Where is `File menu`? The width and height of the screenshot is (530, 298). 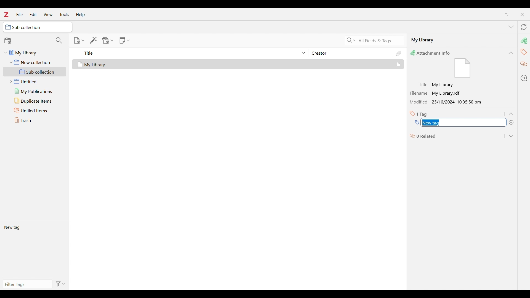
File menu is located at coordinates (19, 14).